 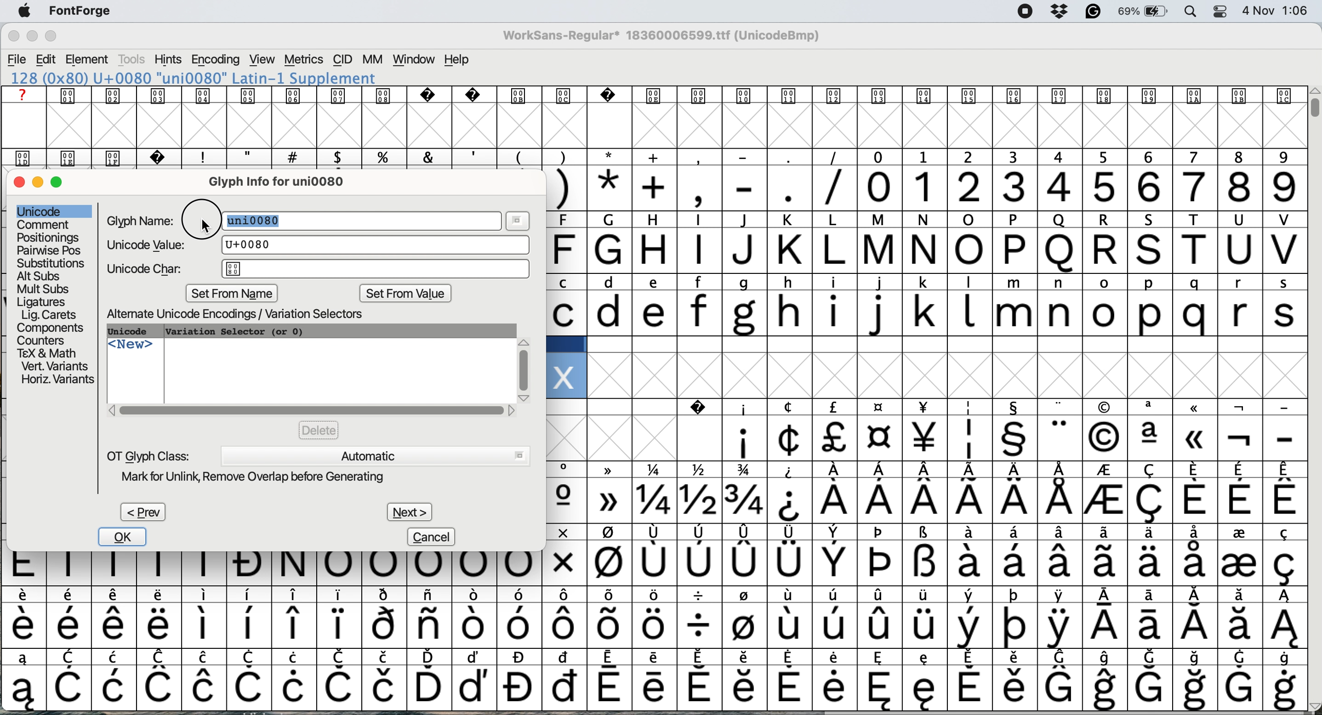 I want to click on system logo, so click(x=29, y=11).